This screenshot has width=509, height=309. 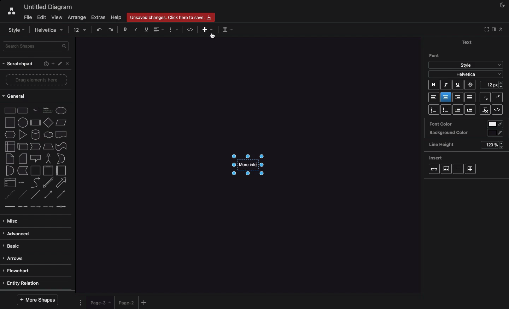 I want to click on connector with symbol, so click(x=62, y=206).